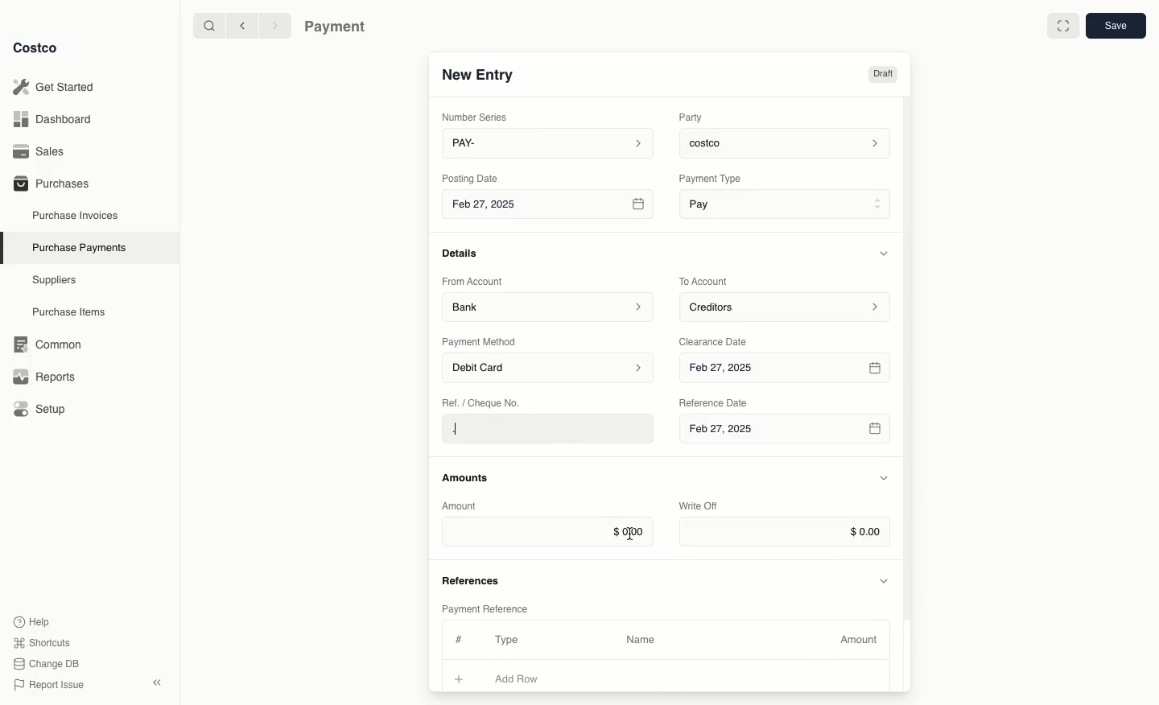  Describe the element at coordinates (156, 682) in the screenshot. I see `collapse` at that location.